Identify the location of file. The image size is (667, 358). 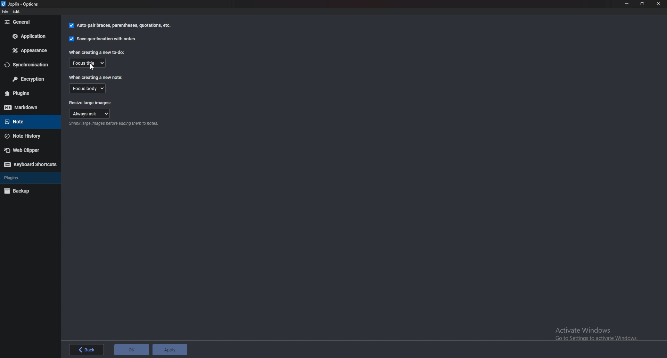
(5, 12).